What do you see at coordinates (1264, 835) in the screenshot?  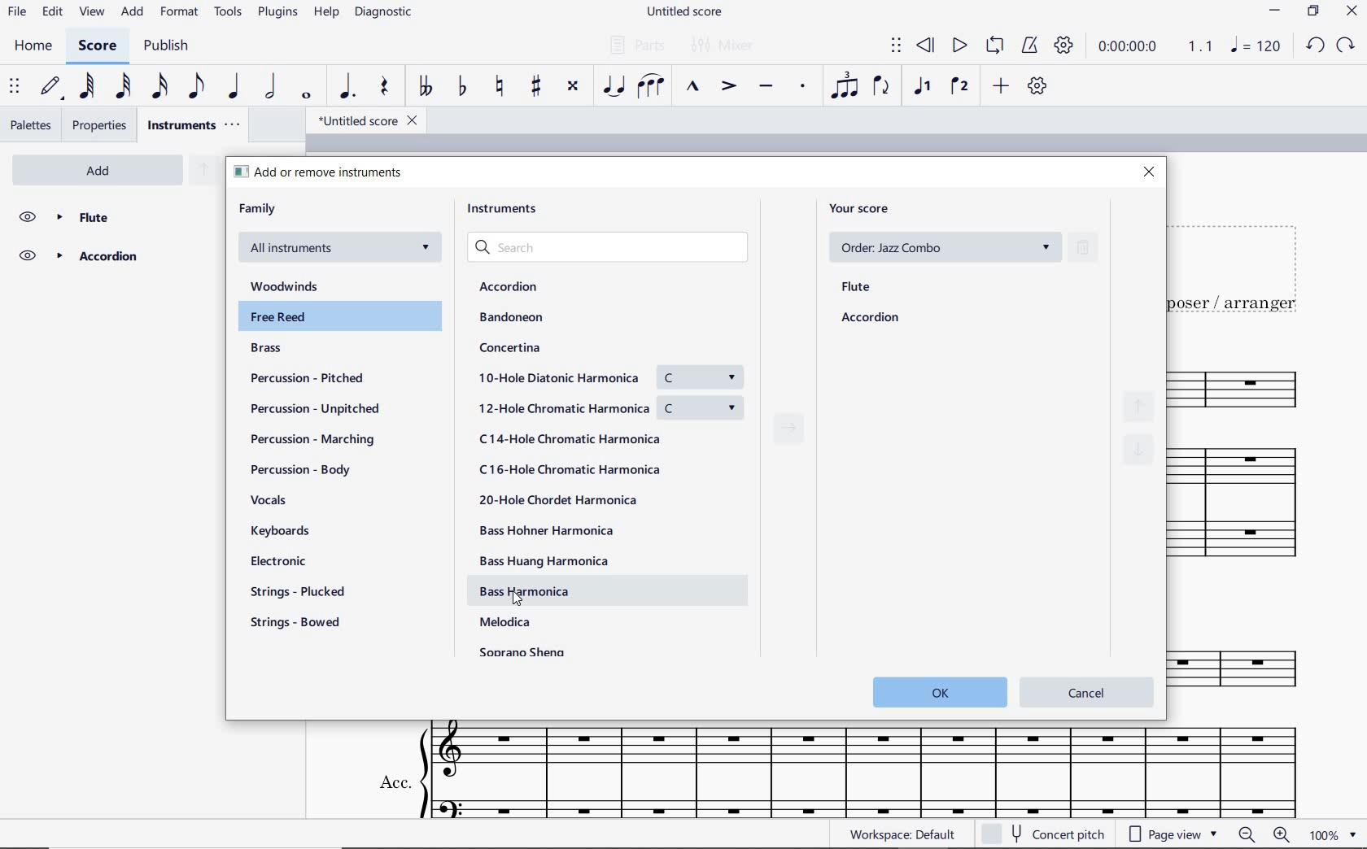 I see `zoom out or zoom in` at bounding box center [1264, 835].